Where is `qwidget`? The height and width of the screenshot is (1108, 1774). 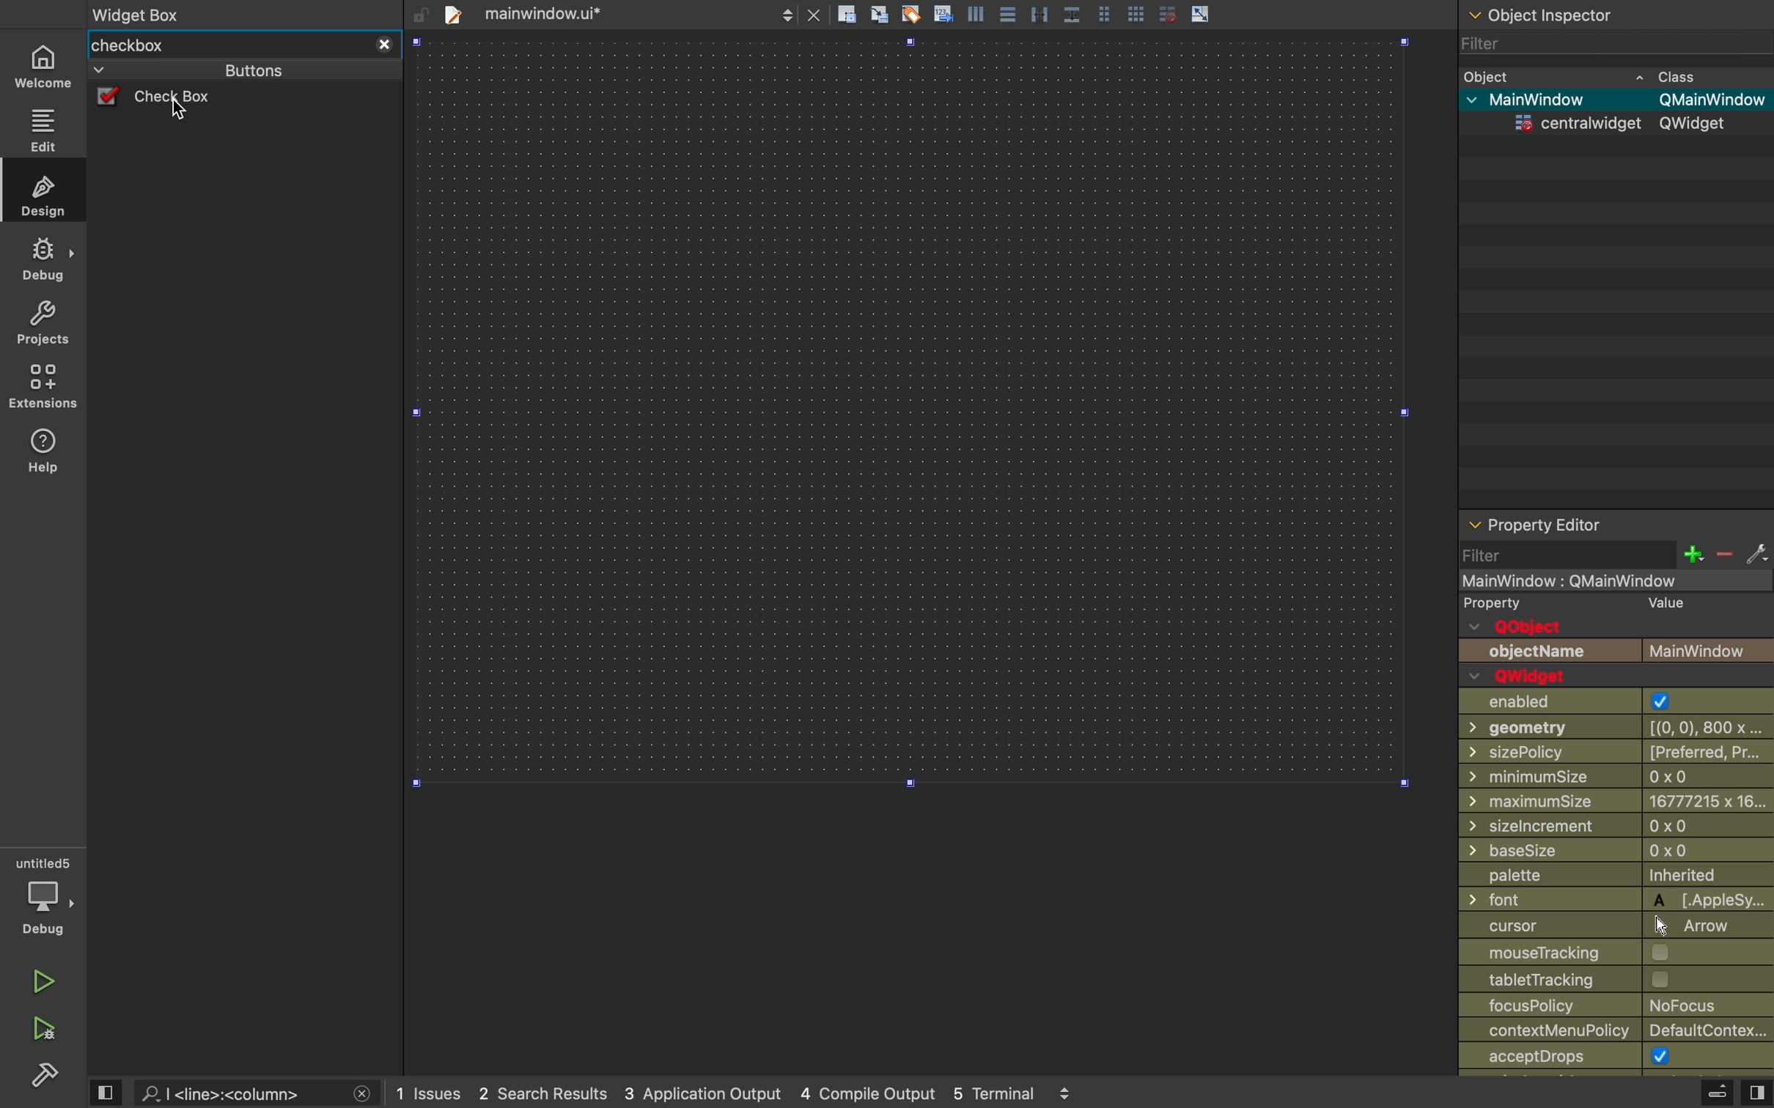
qwidget is located at coordinates (1529, 676).